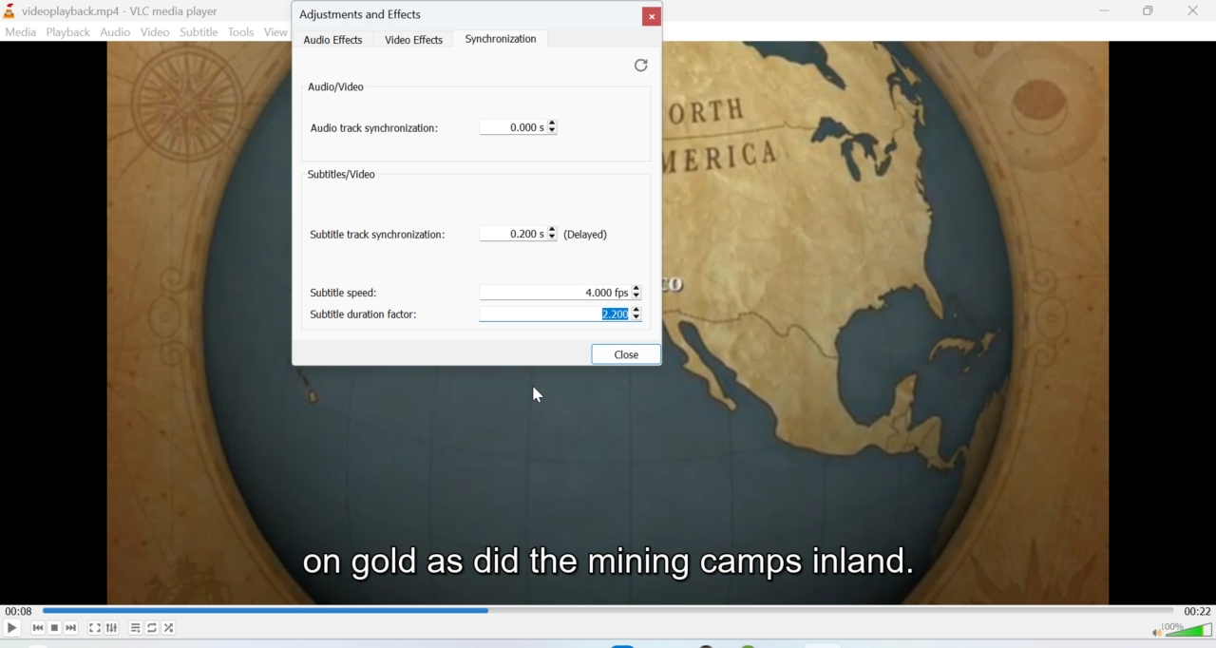 This screenshot has width=1216, height=648. Describe the element at coordinates (72, 628) in the screenshot. I see `Seek forward` at that location.